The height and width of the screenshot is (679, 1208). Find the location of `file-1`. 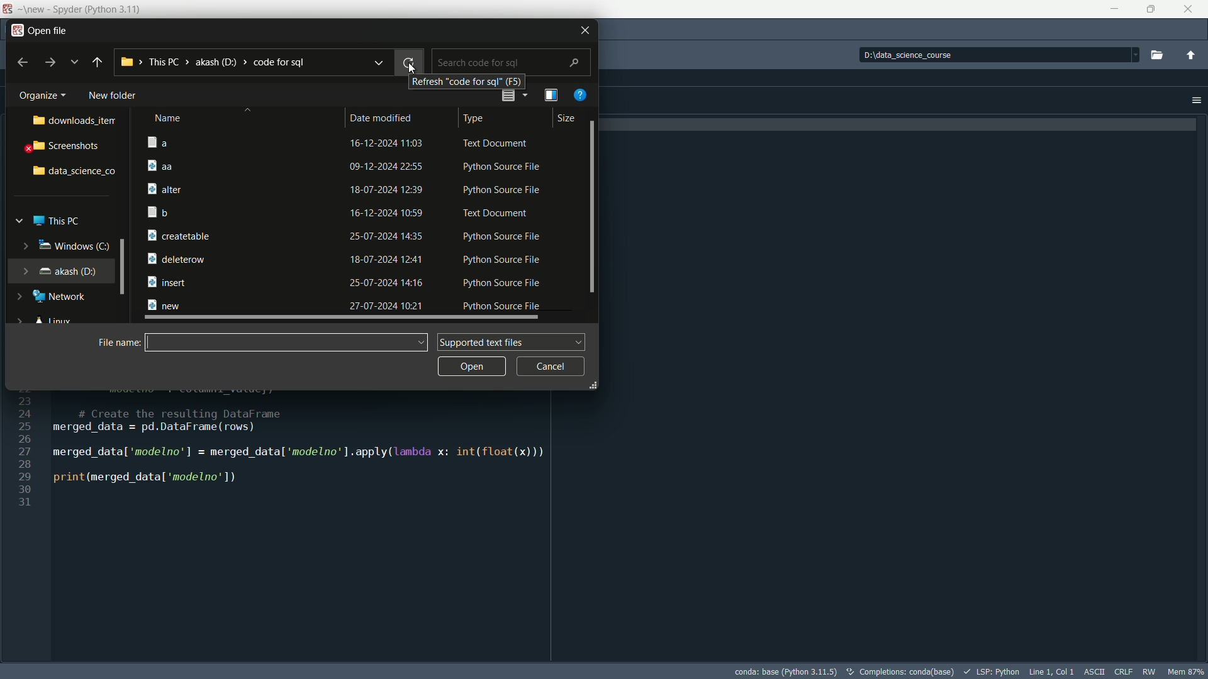

file-1 is located at coordinates (345, 142).